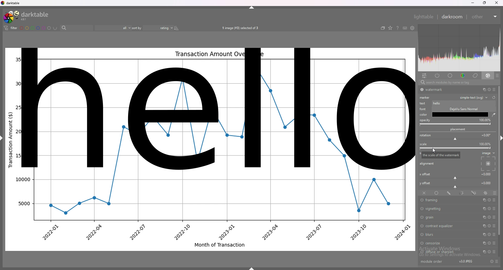 This screenshot has width=503, height=270. Describe the element at coordinates (483, 252) in the screenshot. I see `multiple instances action` at that location.